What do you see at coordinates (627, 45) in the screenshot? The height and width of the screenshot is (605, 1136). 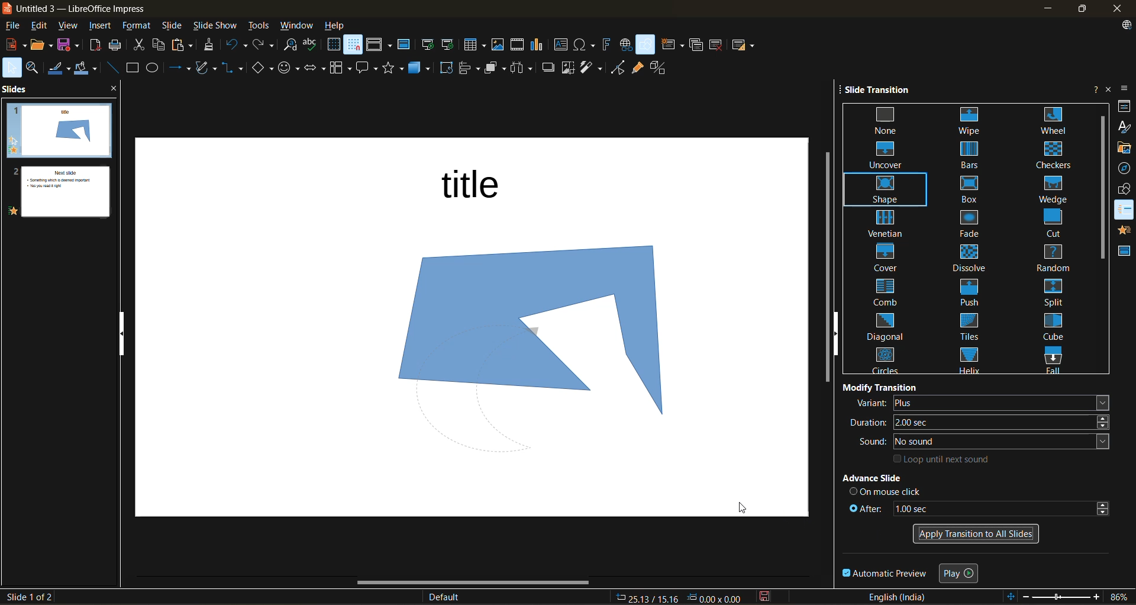 I see `insert hyperlink` at bounding box center [627, 45].